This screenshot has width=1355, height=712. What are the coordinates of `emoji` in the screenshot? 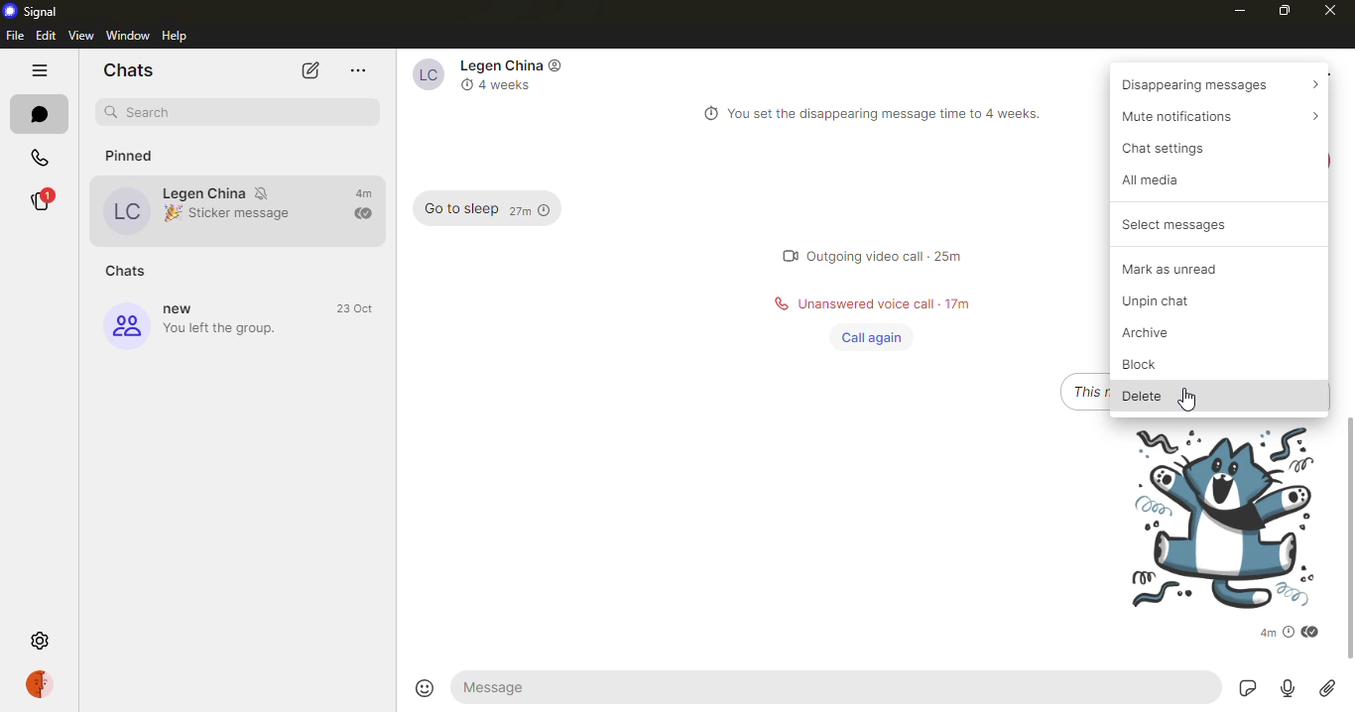 It's located at (420, 688).